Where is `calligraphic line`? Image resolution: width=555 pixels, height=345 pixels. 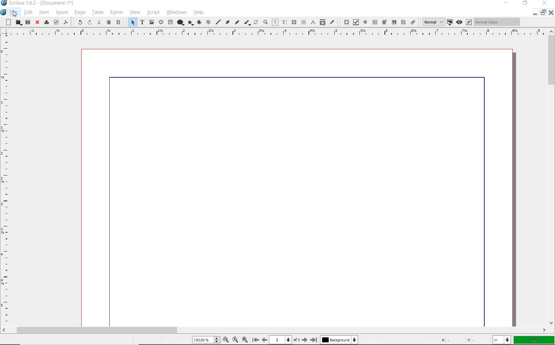 calligraphic line is located at coordinates (248, 23).